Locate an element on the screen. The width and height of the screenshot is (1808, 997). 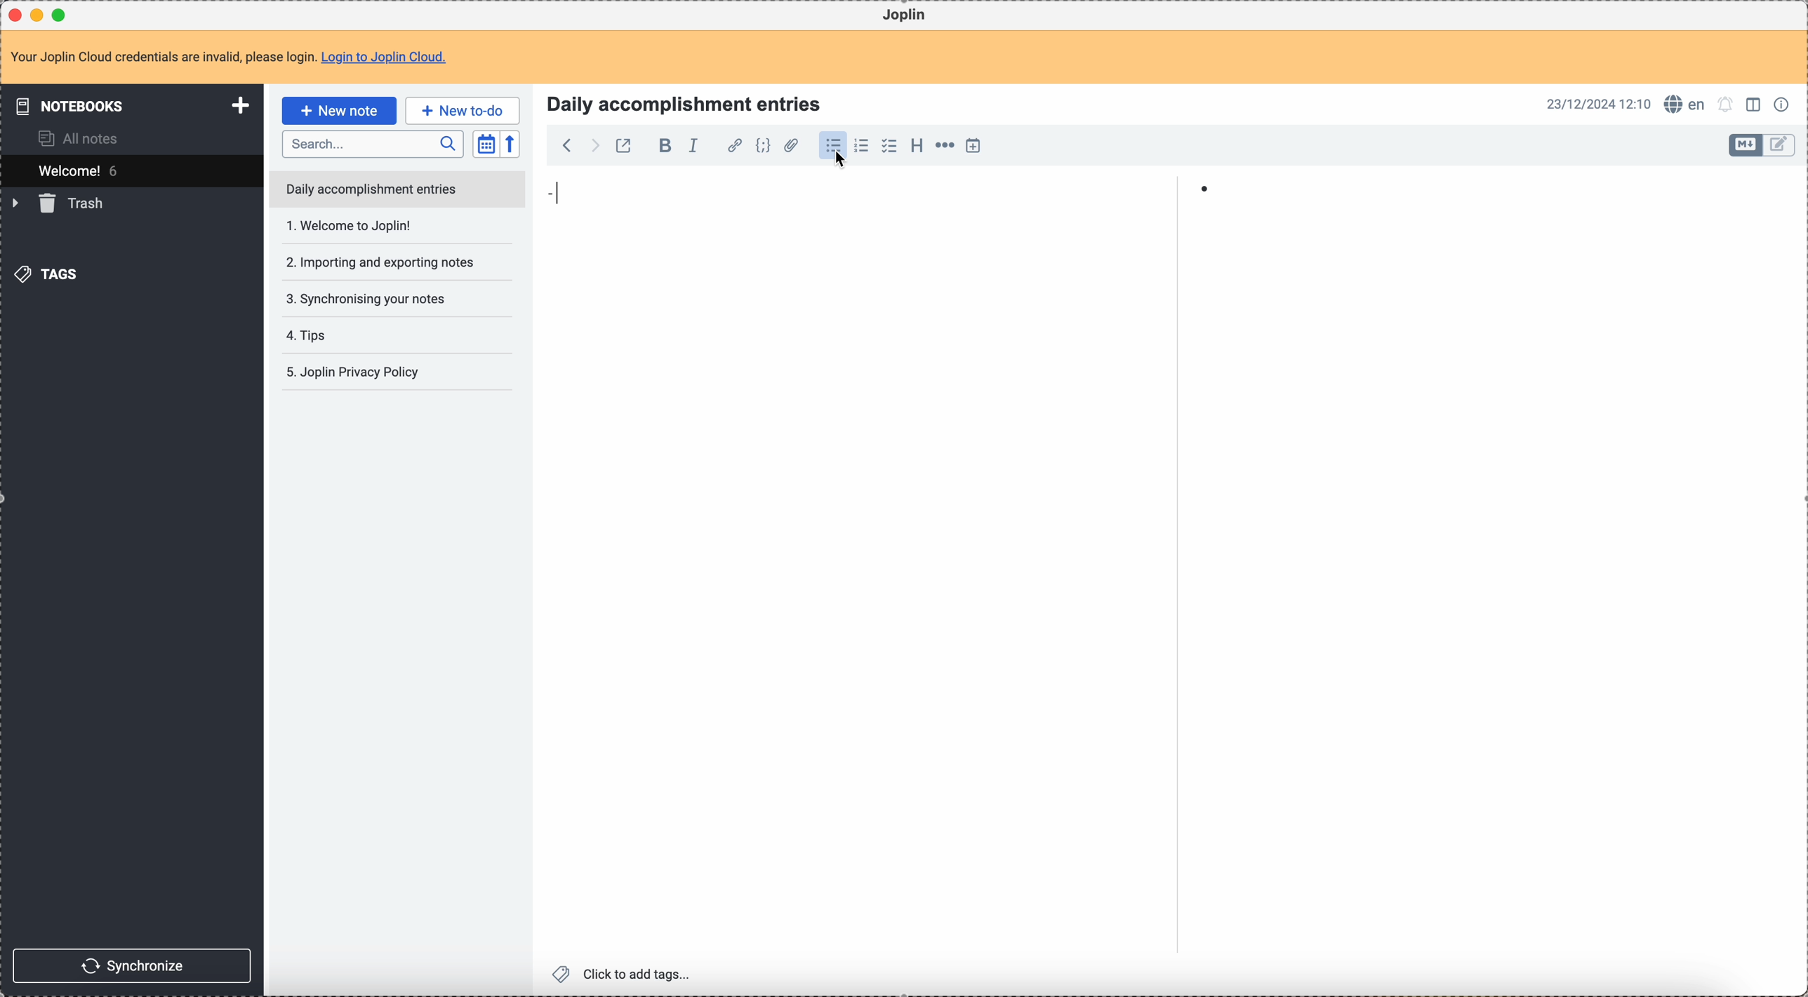
notebooks is located at coordinates (129, 105).